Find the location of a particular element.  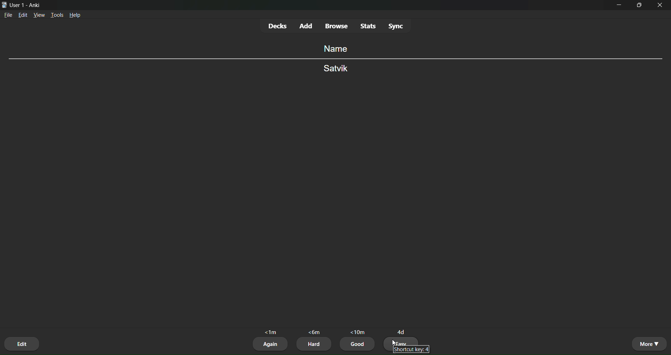

minimize is located at coordinates (620, 7).